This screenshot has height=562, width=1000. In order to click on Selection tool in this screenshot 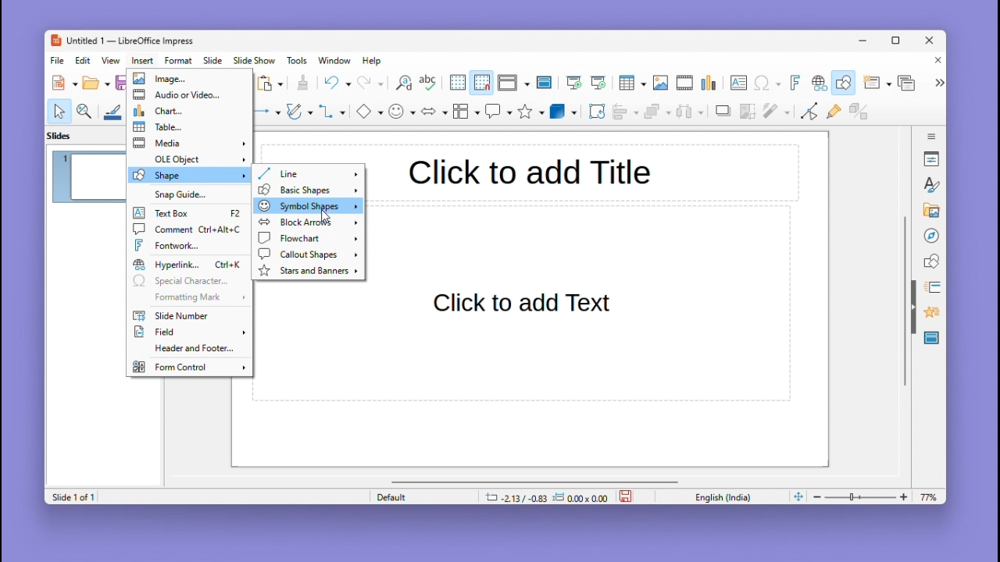, I will do `click(59, 111)`.